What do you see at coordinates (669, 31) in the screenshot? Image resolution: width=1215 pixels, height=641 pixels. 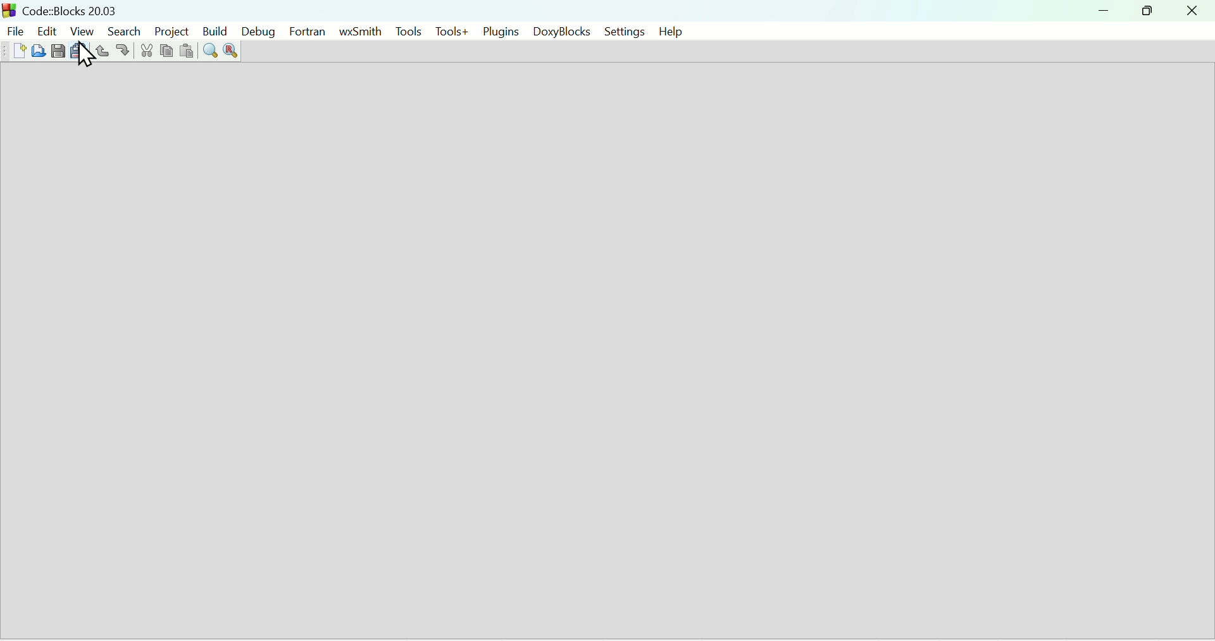 I see `help` at bounding box center [669, 31].